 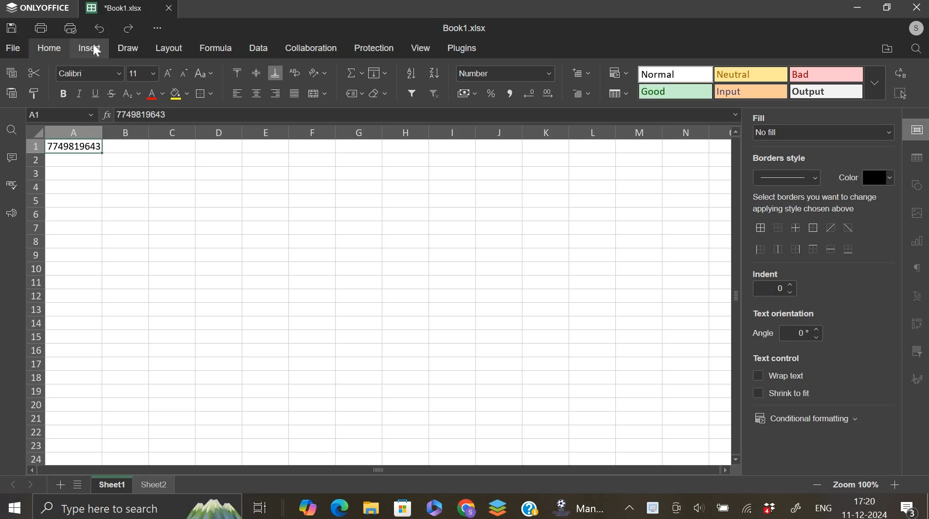 What do you see at coordinates (11, 213) in the screenshot?
I see `feedback` at bounding box center [11, 213].